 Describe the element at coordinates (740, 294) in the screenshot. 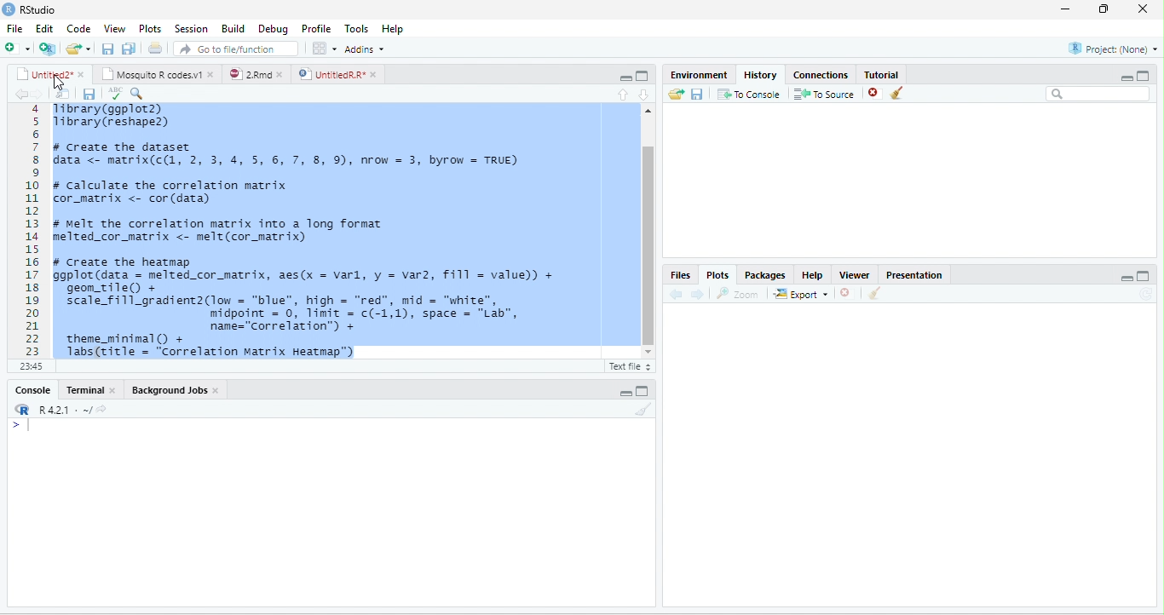

I see `zoom` at that location.